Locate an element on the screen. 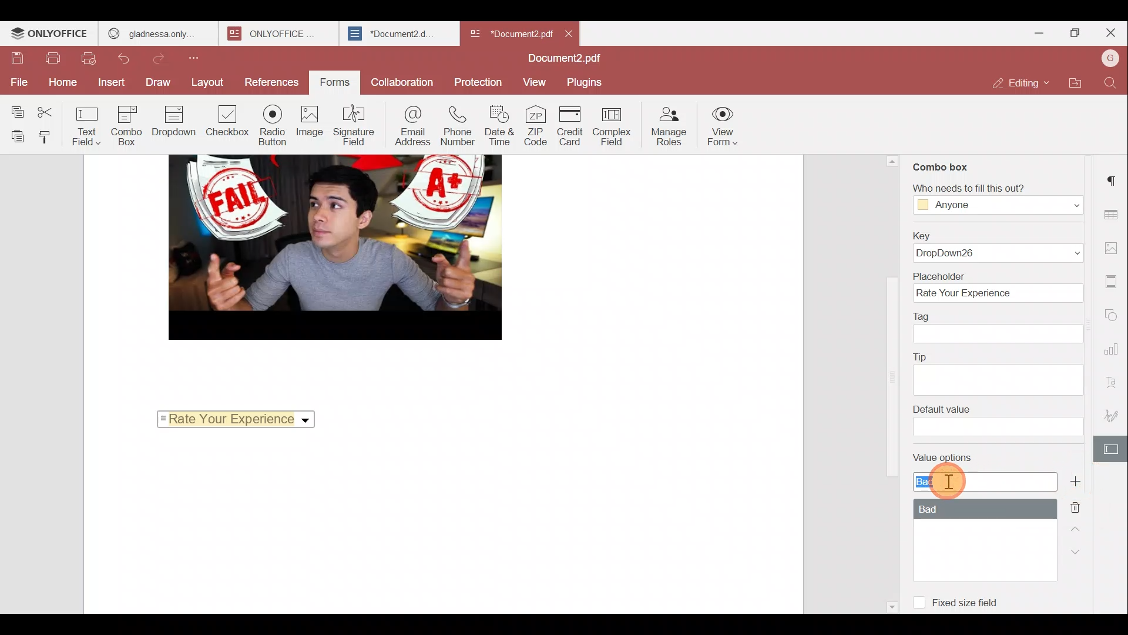 This screenshot has width=1128, height=635. Add value is located at coordinates (1077, 481).